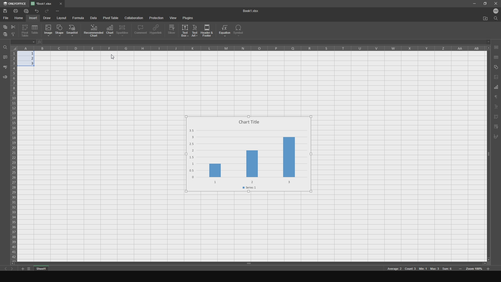  I want to click on hyperlink, so click(156, 30).